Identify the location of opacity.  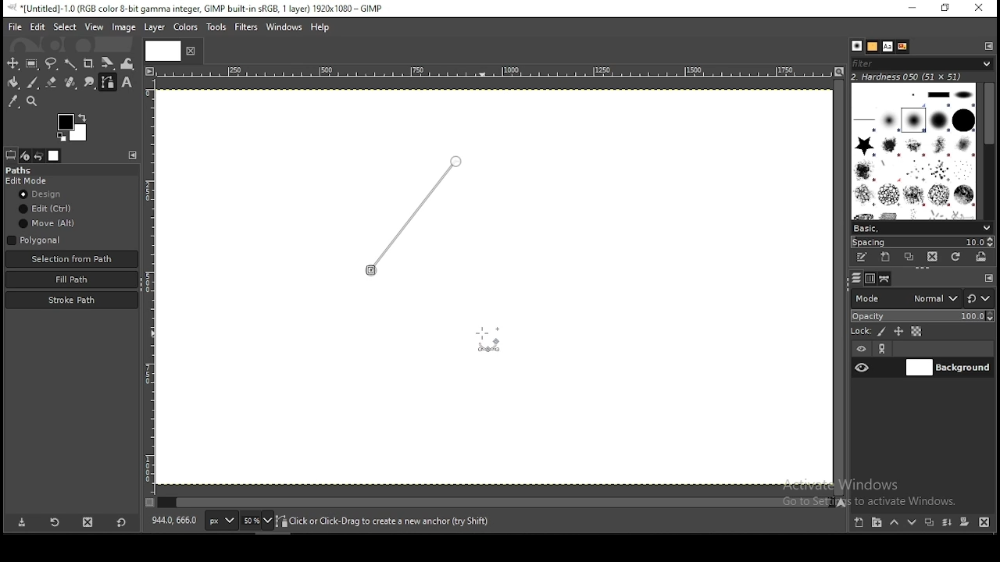
(922, 317).